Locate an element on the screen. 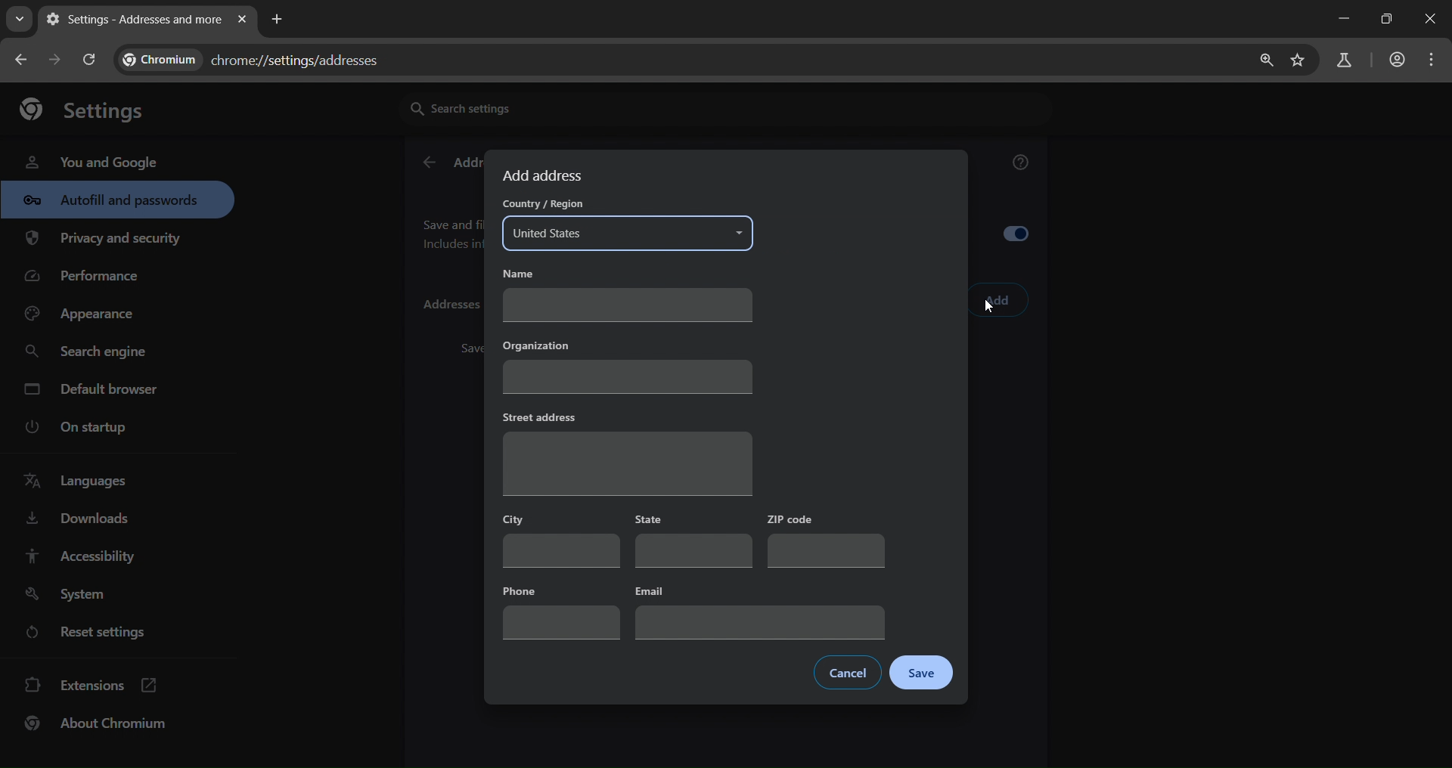 The image size is (1452, 768). search panel is located at coordinates (1342, 61).